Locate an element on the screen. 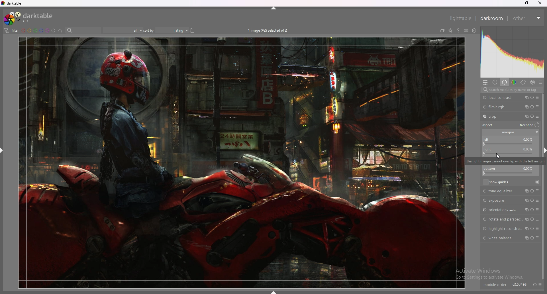  white balance is located at coordinates (499, 238).